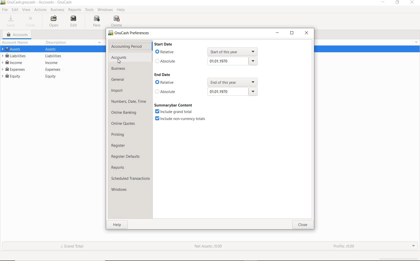  Describe the element at coordinates (292, 33) in the screenshot. I see `restore down` at that location.